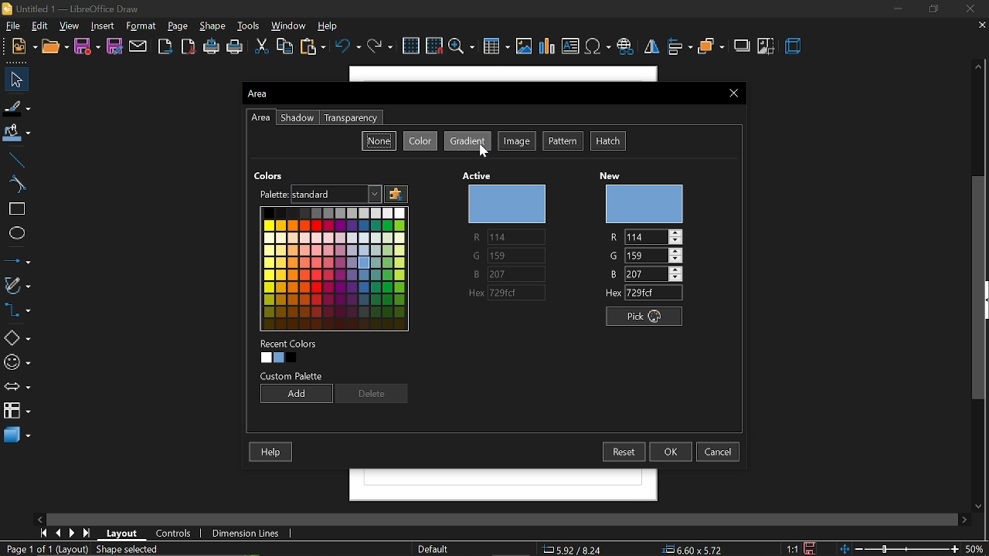 This screenshot has height=556, width=989. Describe the element at coordinates (548, 47) in the screenshot. I see `Insert chart` at that location.